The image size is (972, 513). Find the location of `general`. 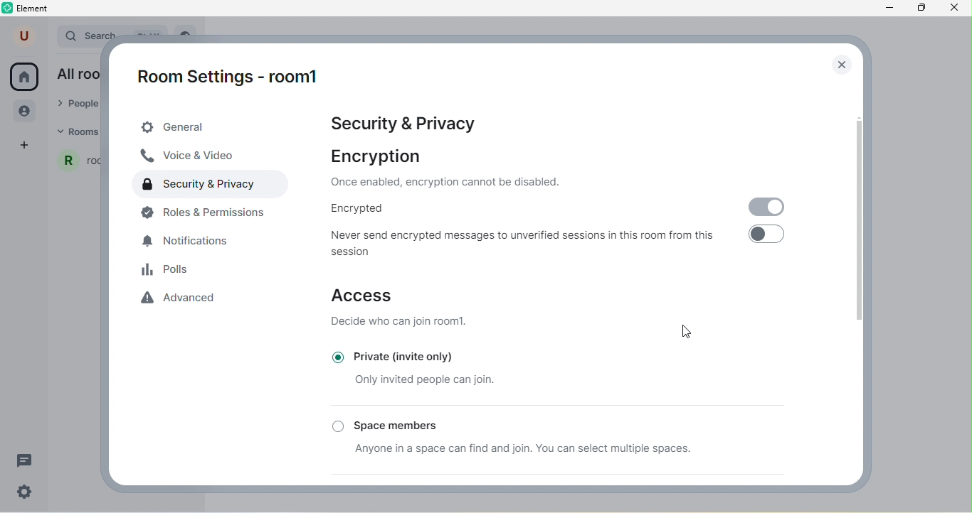

general is located at coordinates (214, 127).